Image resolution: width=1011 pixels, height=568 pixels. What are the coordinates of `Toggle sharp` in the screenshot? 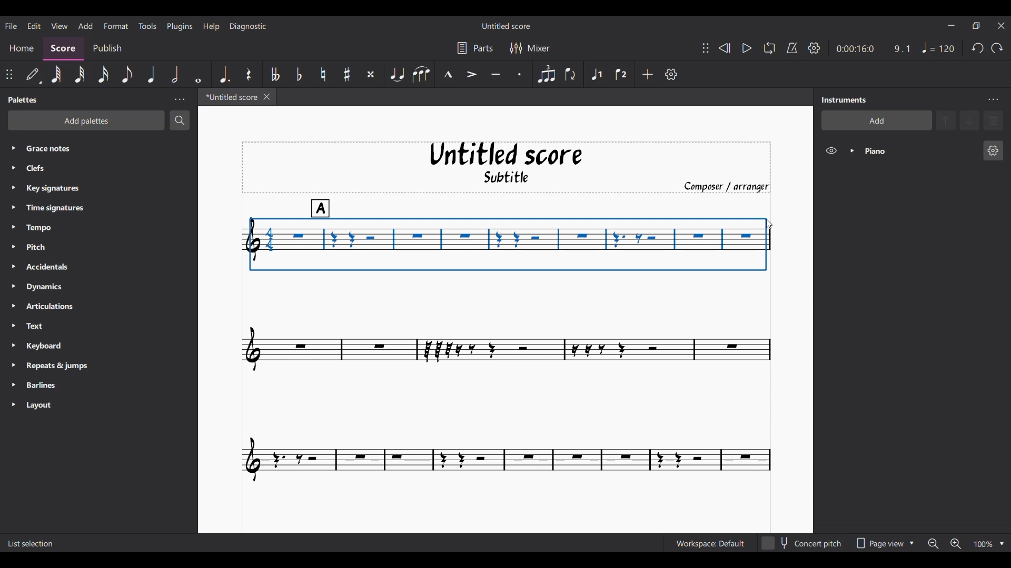 It's located at (347, 74).